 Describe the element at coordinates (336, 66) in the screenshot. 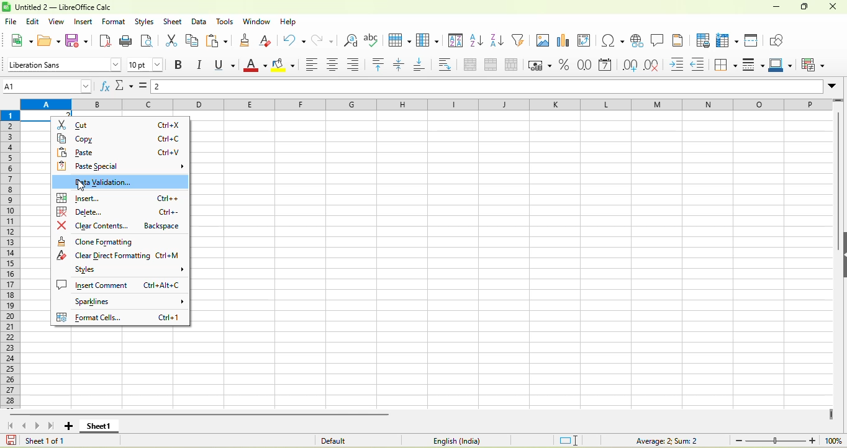

I see `align center` at that location.